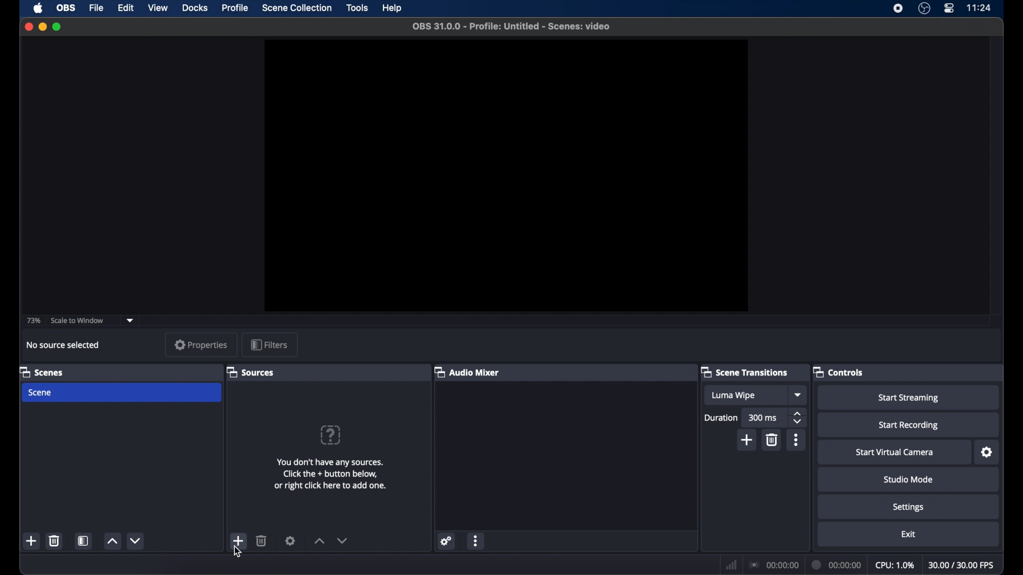  What do you see at coordinates (733, 396) in the screenshot?
I see `luma wipe` at bounding box center [733, 396].